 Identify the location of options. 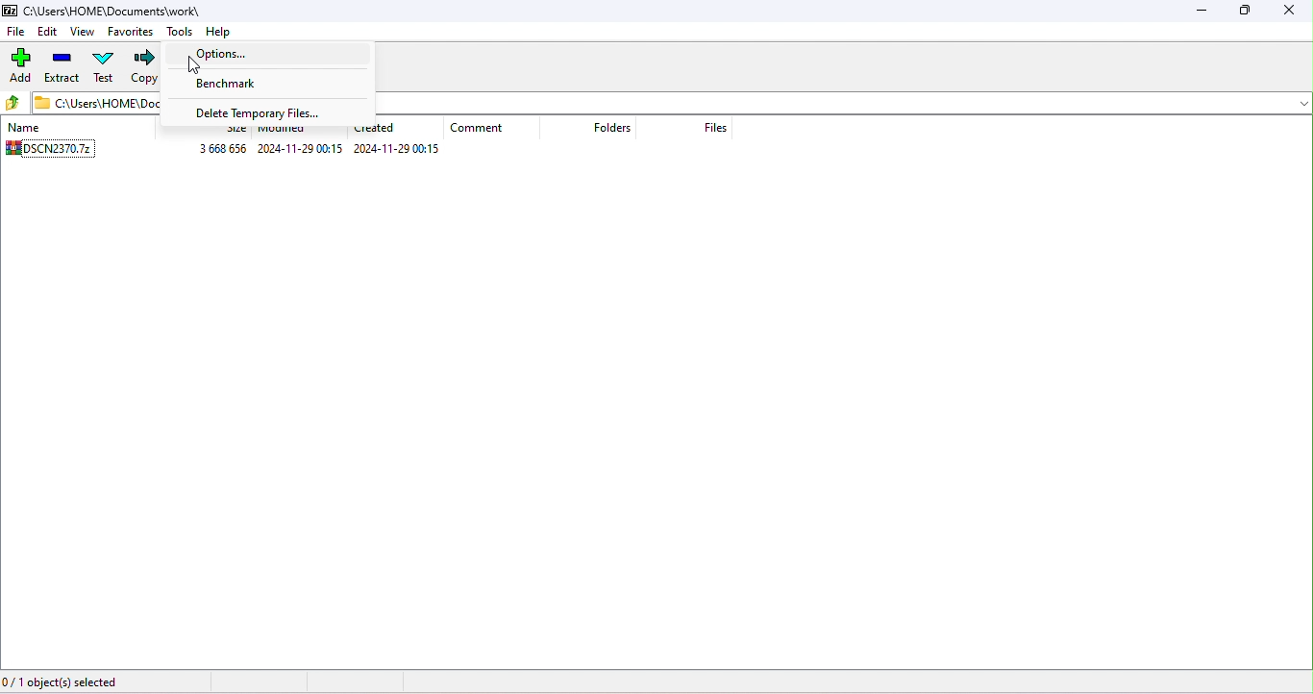
(232, 52).